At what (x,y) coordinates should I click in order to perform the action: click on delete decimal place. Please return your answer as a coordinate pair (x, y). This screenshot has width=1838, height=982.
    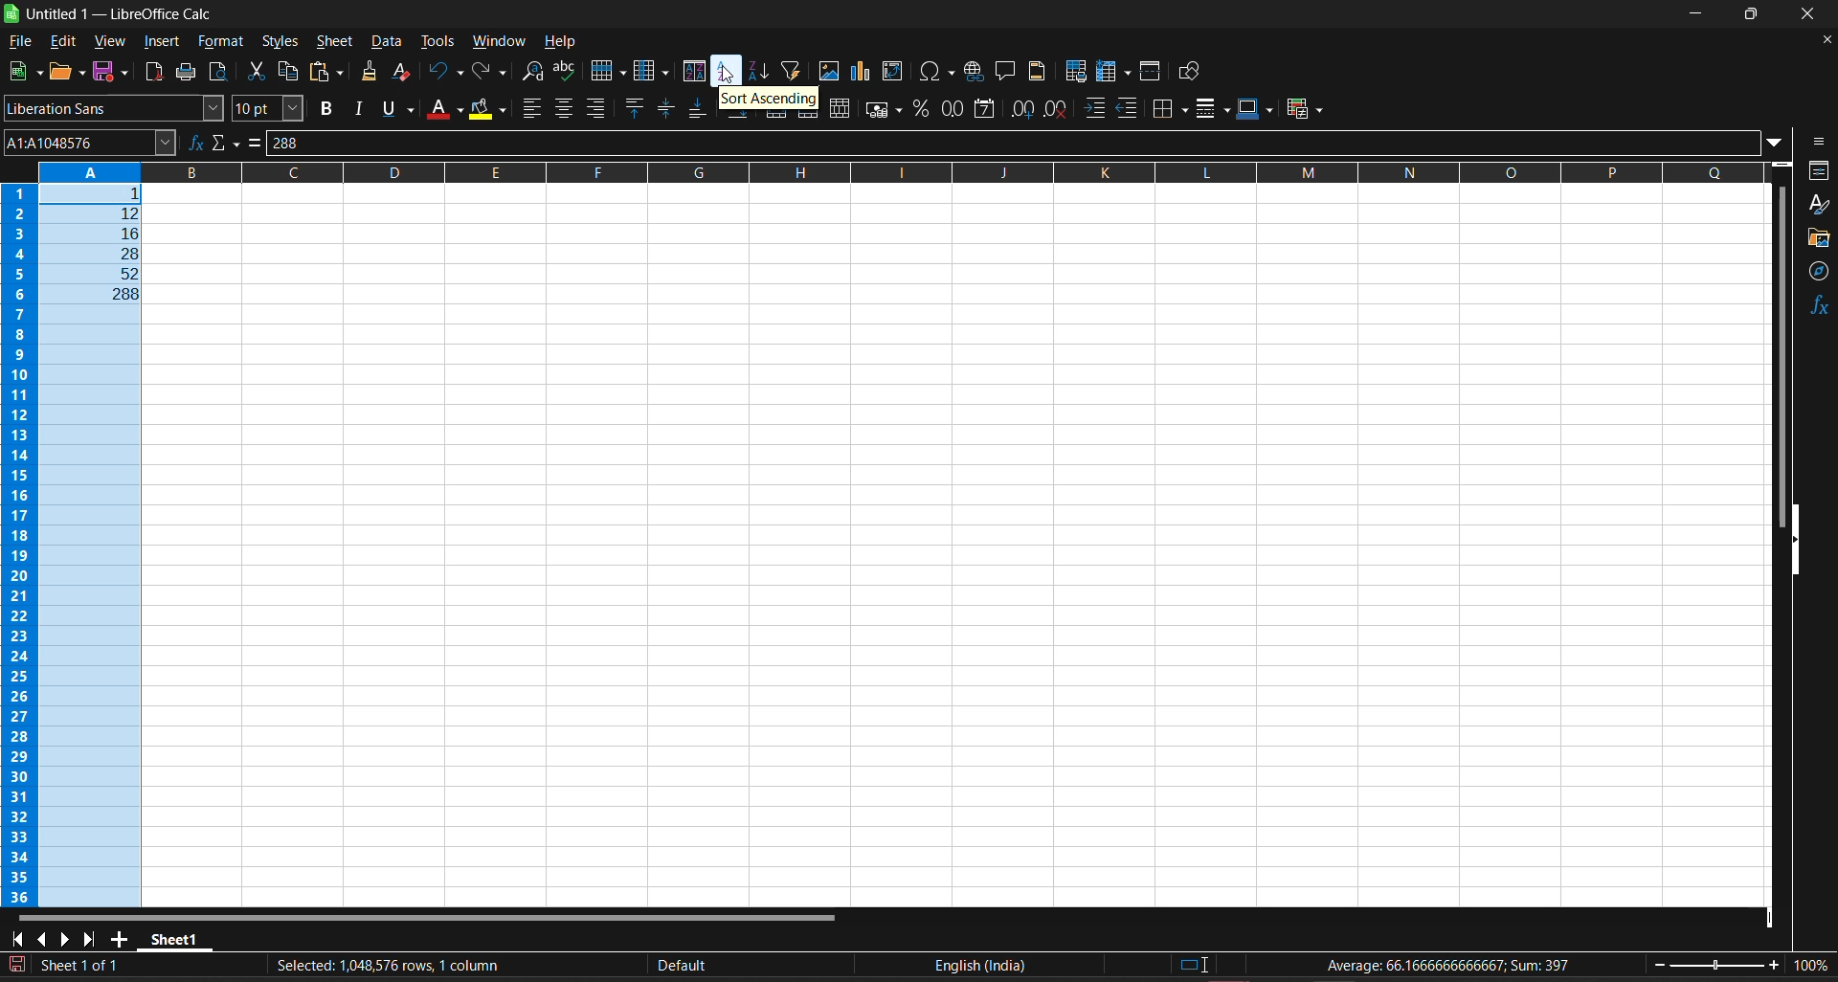
    Looking at the image, I should click on (1057, 107).